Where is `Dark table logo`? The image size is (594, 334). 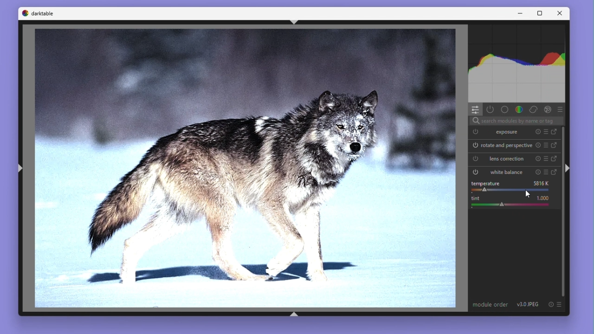
Dark table logo is located at coordinates (39, 14).